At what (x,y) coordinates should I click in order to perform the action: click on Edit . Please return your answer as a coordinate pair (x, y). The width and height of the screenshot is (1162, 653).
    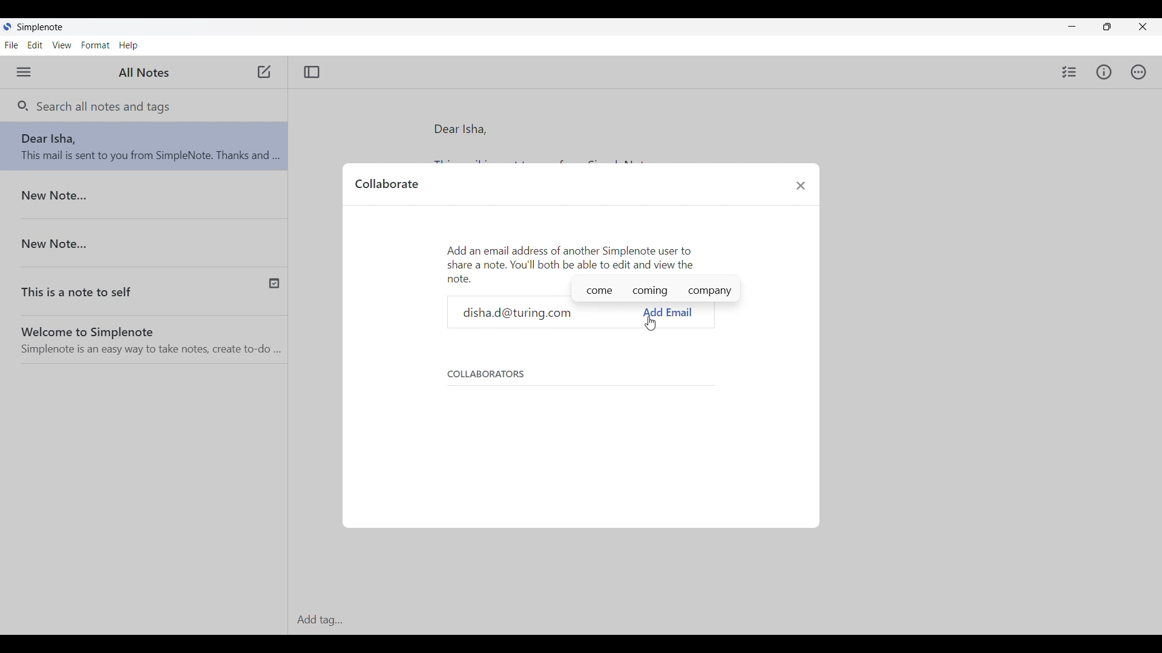
    Looking at the image, I should click on (35, 45).